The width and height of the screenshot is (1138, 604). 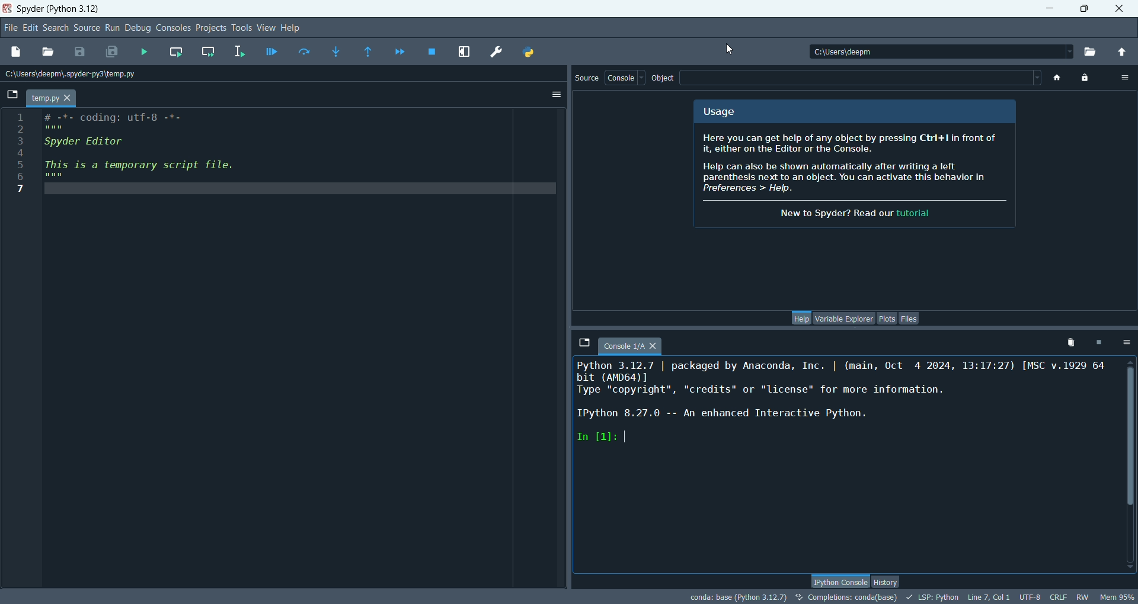 I want to click on remove, so click(x=1068, y=341).